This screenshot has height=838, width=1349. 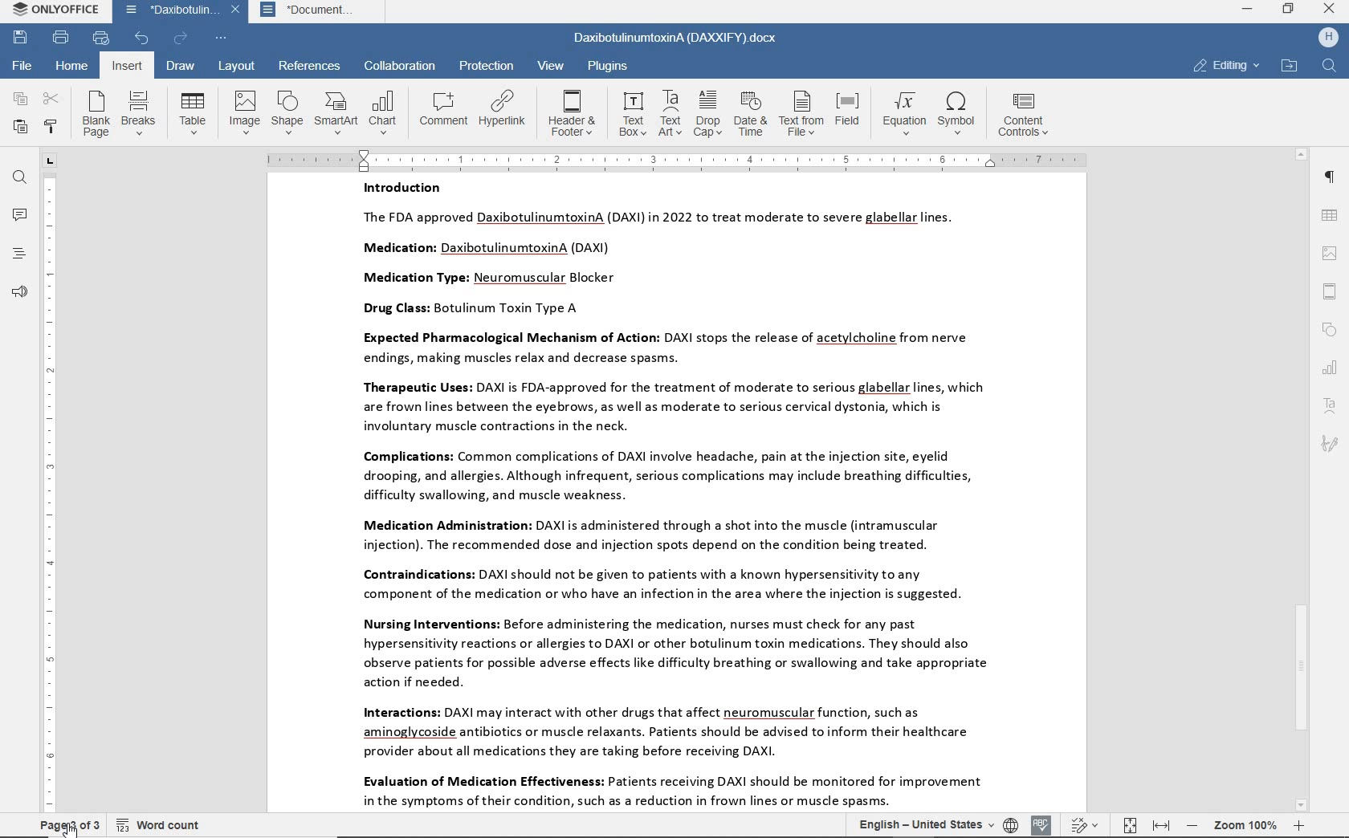 What do you see at coordinates (1330, 445) in the screenshot?
I see `signature` at bounding box center [1330, 445].